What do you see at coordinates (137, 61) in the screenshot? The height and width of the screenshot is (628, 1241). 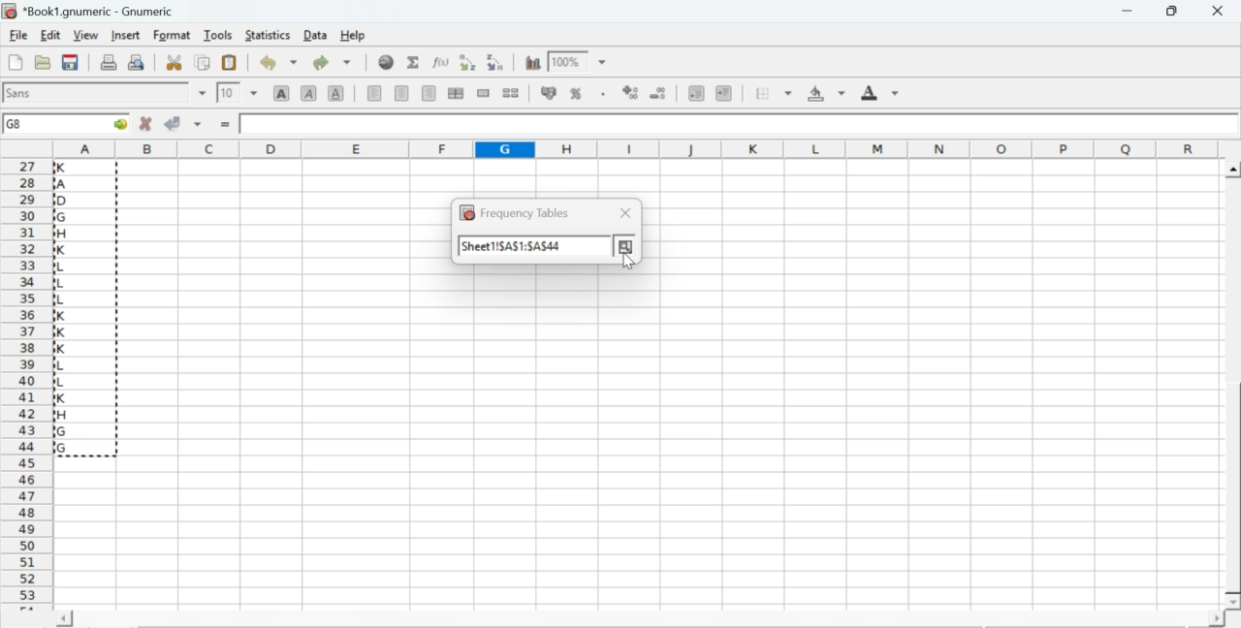 I see `print preview` at bounding box center [137, 61].